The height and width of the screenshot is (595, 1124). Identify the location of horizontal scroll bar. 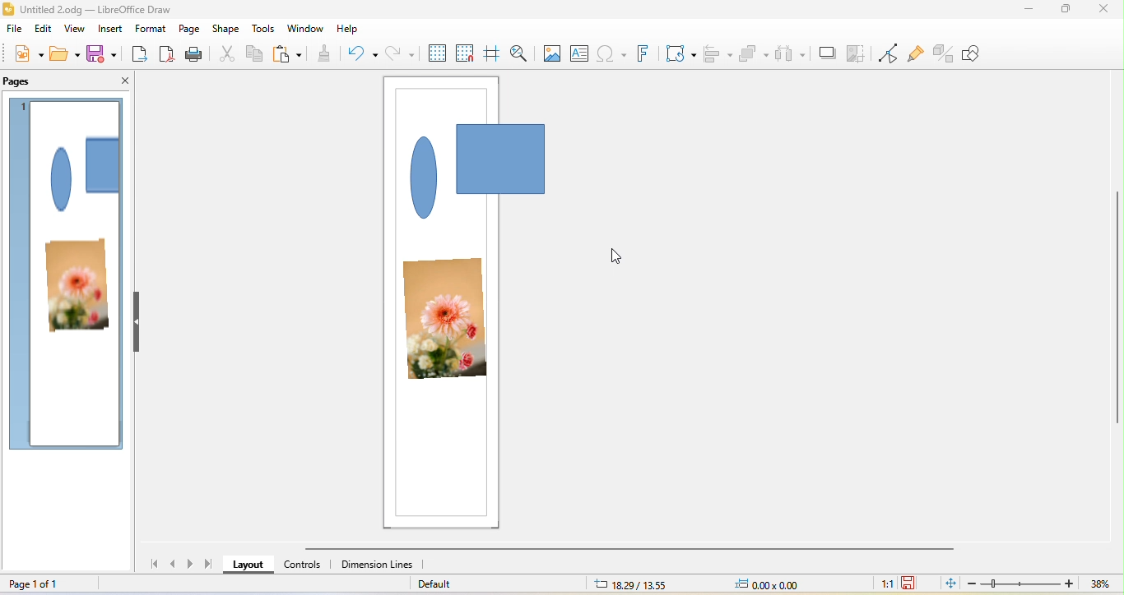
(629, 550).